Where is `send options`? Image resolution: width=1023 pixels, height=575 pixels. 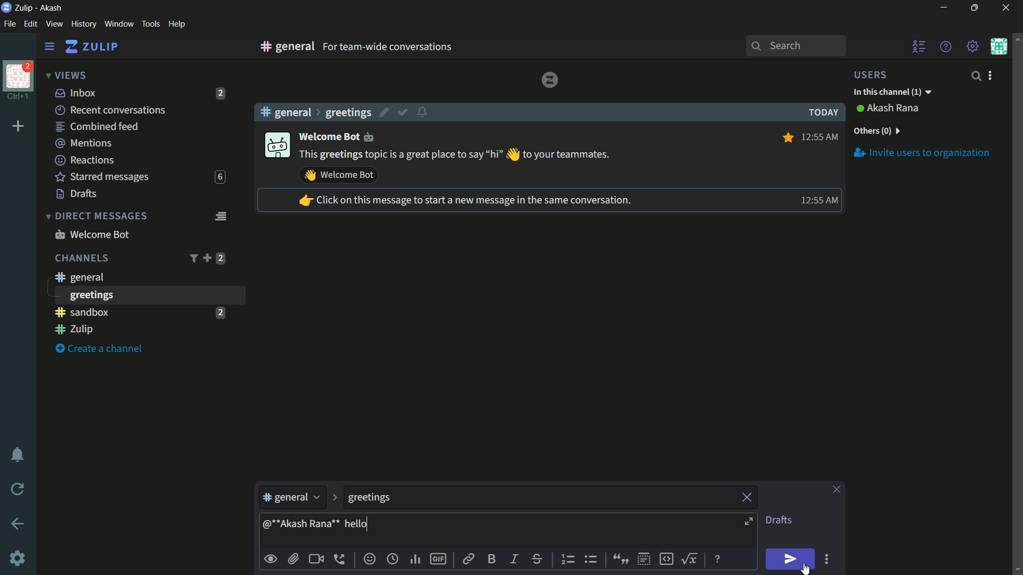 send options is located at coordinates (826, 560).